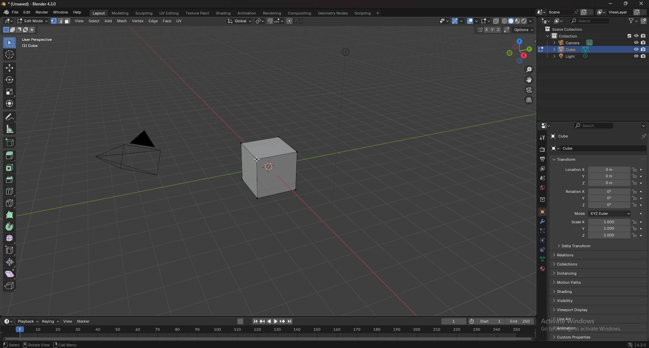 The width and height of the screenshot is (649, 348). I want to click on animate property, so click(641, 229).